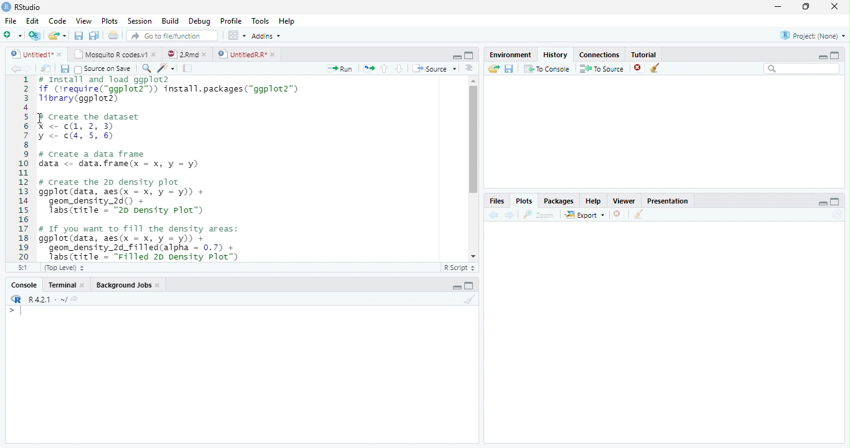 The height and width of the screenshot is (448, 850). What do you see at coordinates (777, 7) in the screenshot?
I see `minimize` at bounding box center [777, 7].